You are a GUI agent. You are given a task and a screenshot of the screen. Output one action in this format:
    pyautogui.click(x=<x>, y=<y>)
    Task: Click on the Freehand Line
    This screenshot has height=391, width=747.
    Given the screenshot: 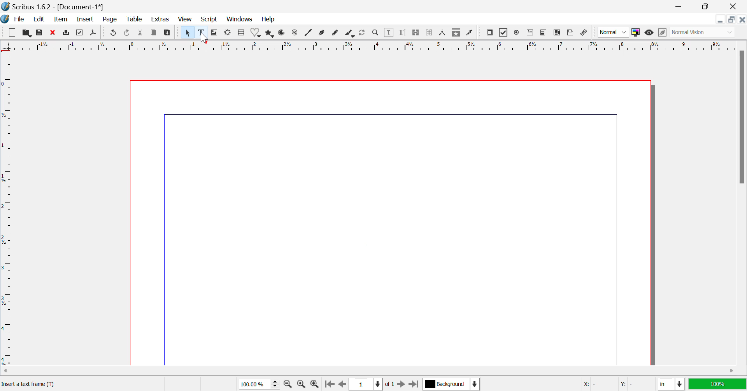 What is the action you would take?
    pyautogui.click(x=335, y=34)
    